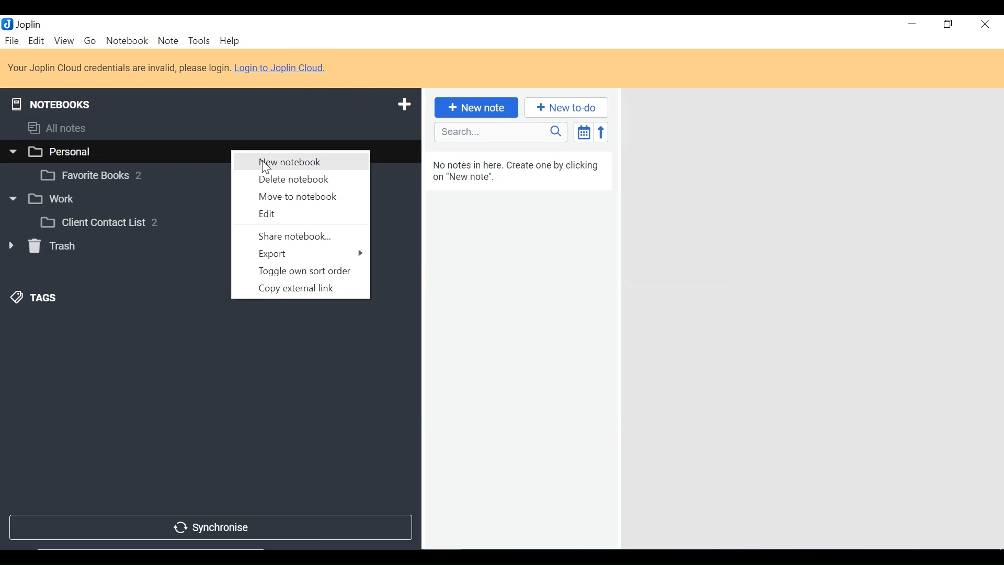 The image size is (1004, 565). I want to click on Toggle sort editor list, so click(583, 132).